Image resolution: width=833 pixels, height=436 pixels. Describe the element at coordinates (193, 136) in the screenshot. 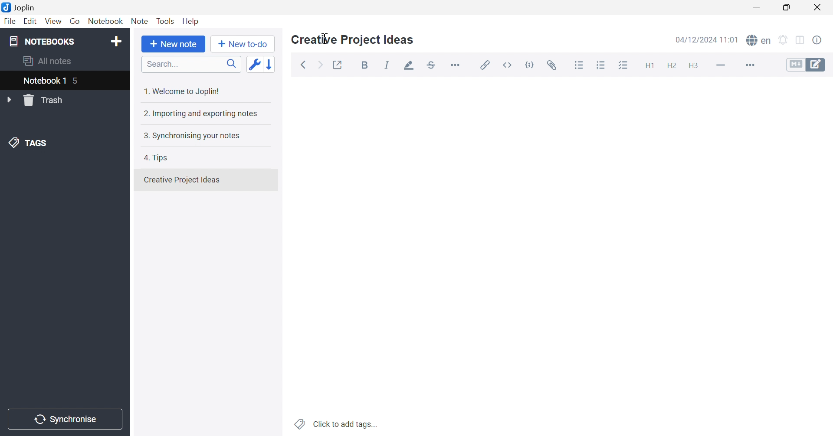

I see `3. Synchronising your notes` at that location.